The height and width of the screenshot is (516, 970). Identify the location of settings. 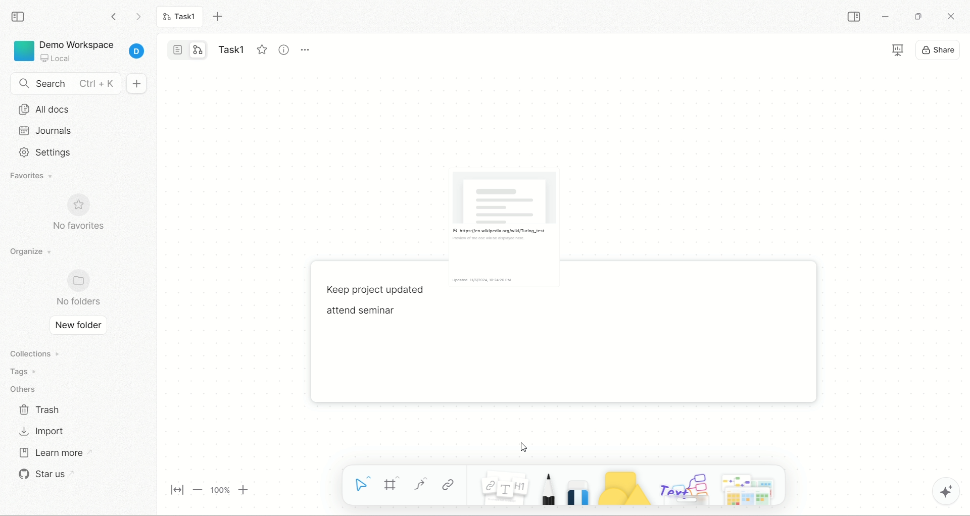
(70, 151).